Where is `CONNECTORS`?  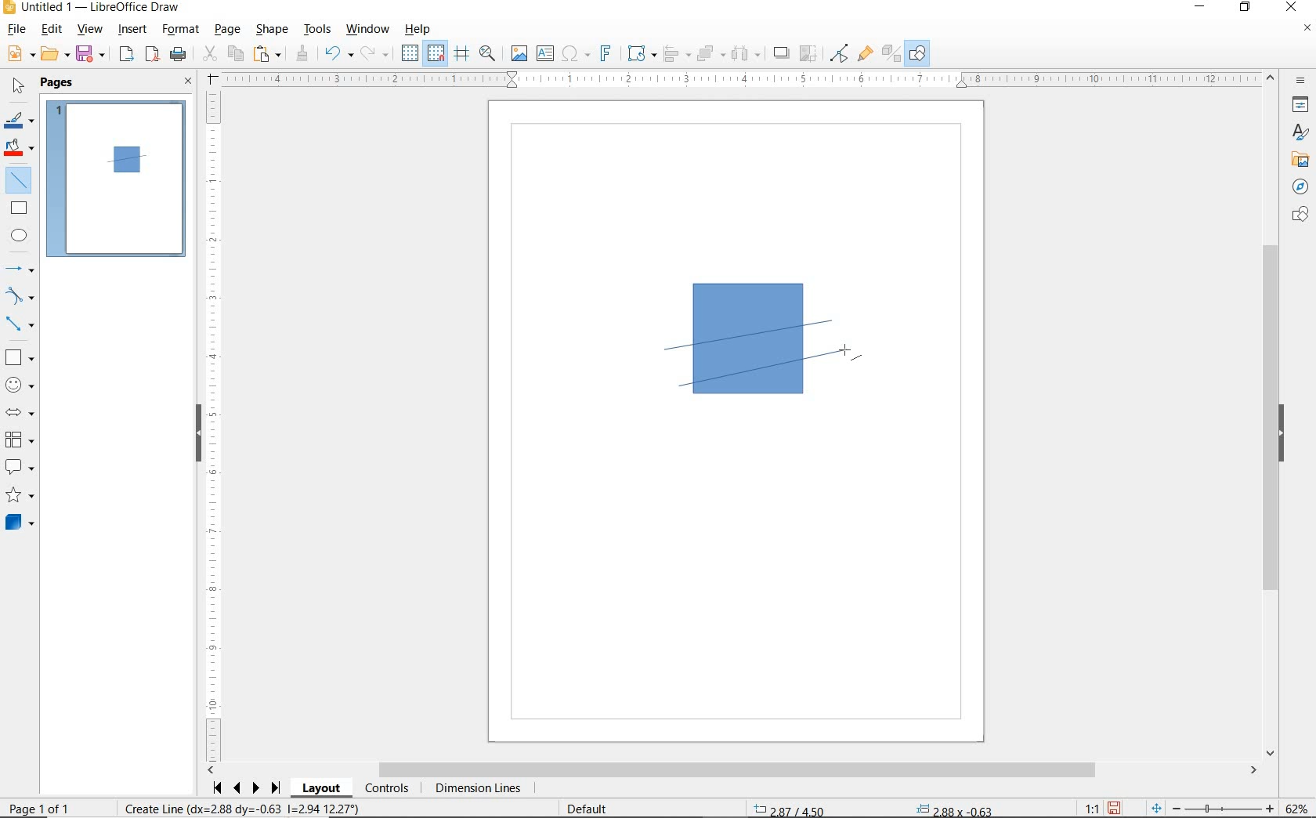
CONNECTORS is located at coordinates (20, 325).